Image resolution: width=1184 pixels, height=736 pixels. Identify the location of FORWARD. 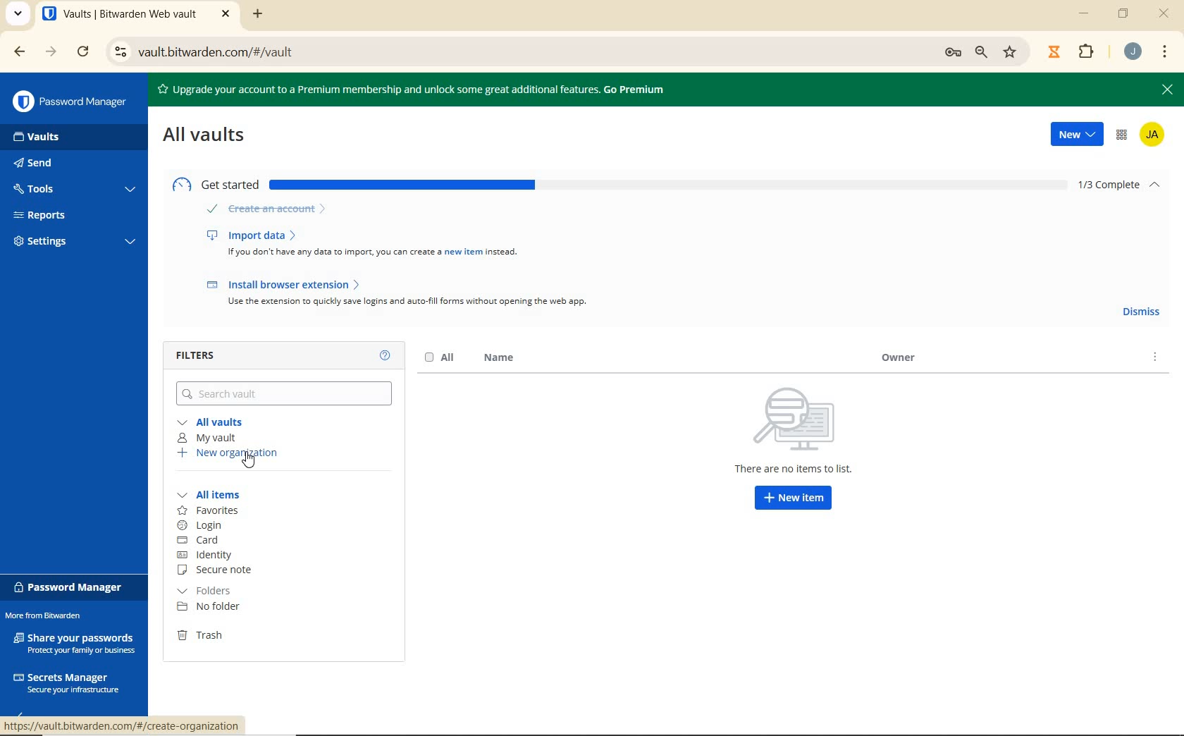
(51, 53).